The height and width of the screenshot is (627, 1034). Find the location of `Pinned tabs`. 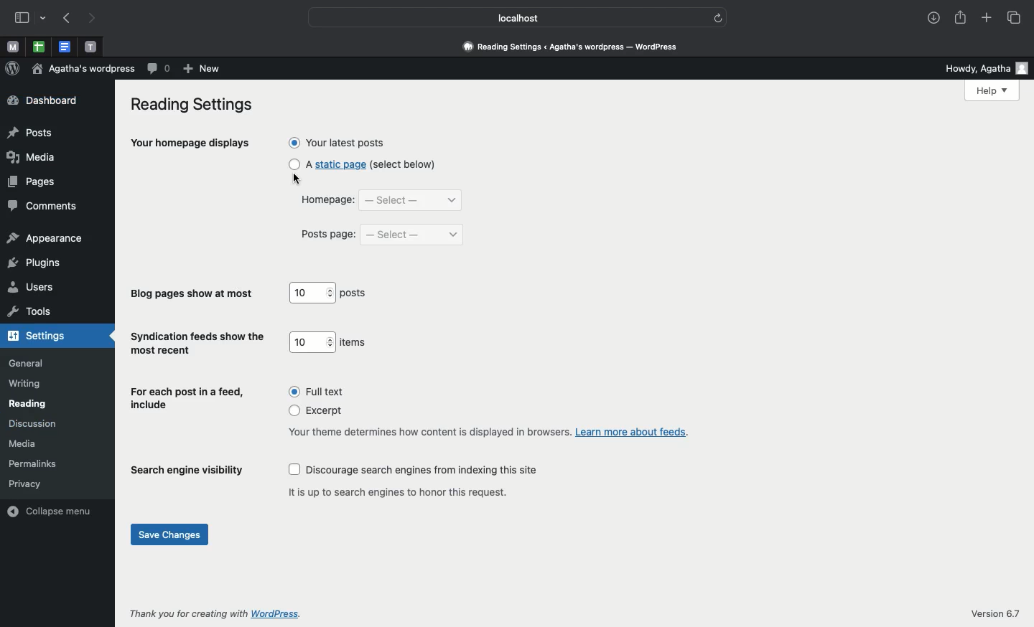

Pinned tabs is located at coordinates (90, 46).